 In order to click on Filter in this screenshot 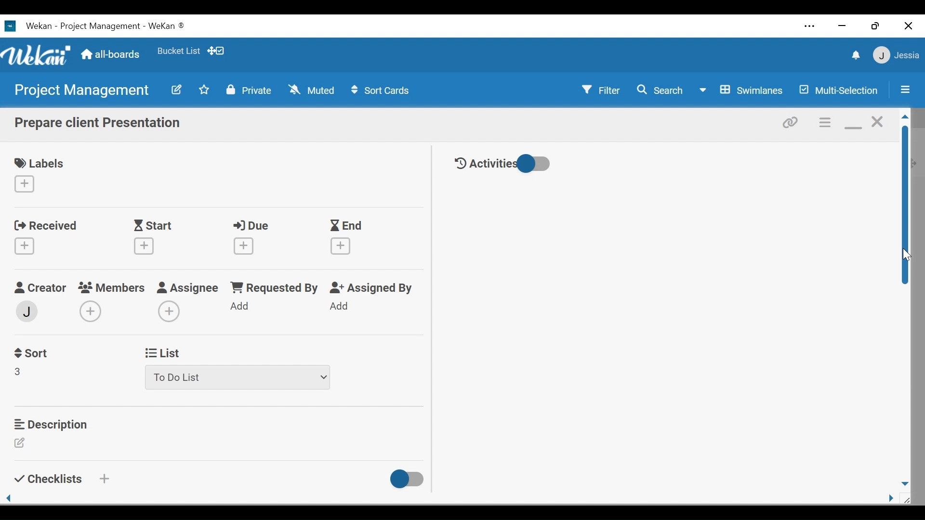, I will do `click(601, 89)`.